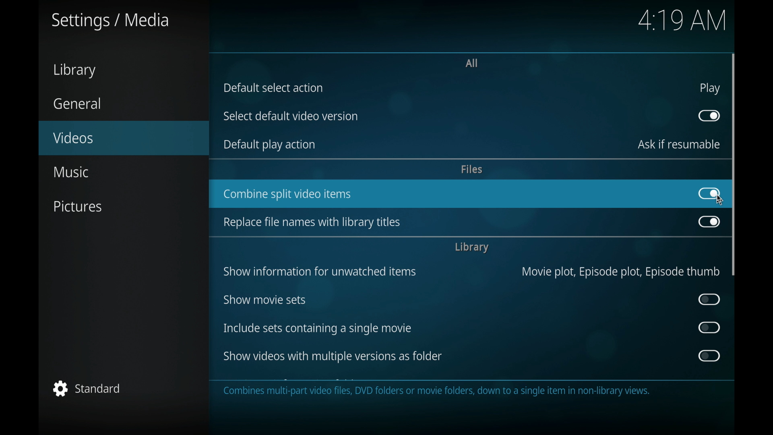 The image size is (773, 435). I want to click on settings/ media, so click(109, 21).